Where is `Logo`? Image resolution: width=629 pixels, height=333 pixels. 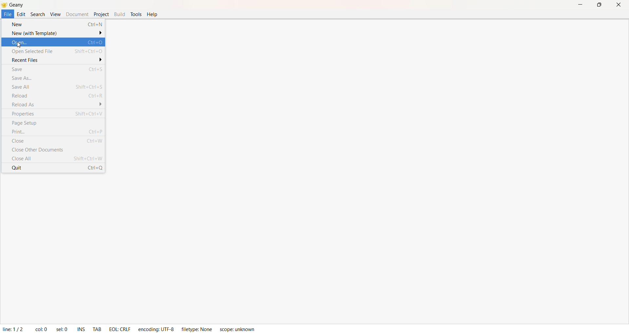
Logo is located at coordinates (4, 5).